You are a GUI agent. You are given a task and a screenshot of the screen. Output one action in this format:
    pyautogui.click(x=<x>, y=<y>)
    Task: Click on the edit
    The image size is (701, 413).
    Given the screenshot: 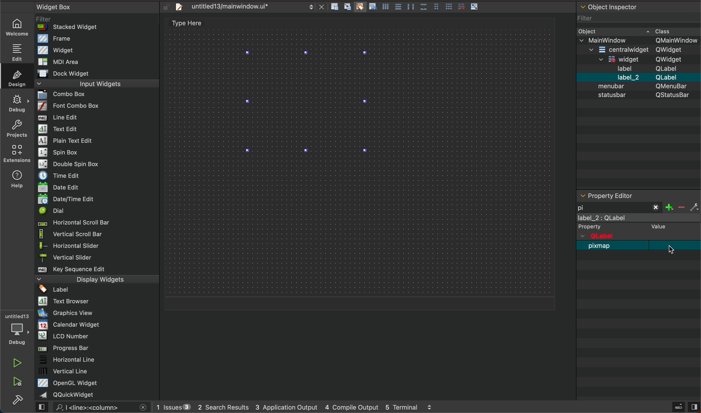 What is the action you would take?
    pyautogui.click(x=16, y=51)
    